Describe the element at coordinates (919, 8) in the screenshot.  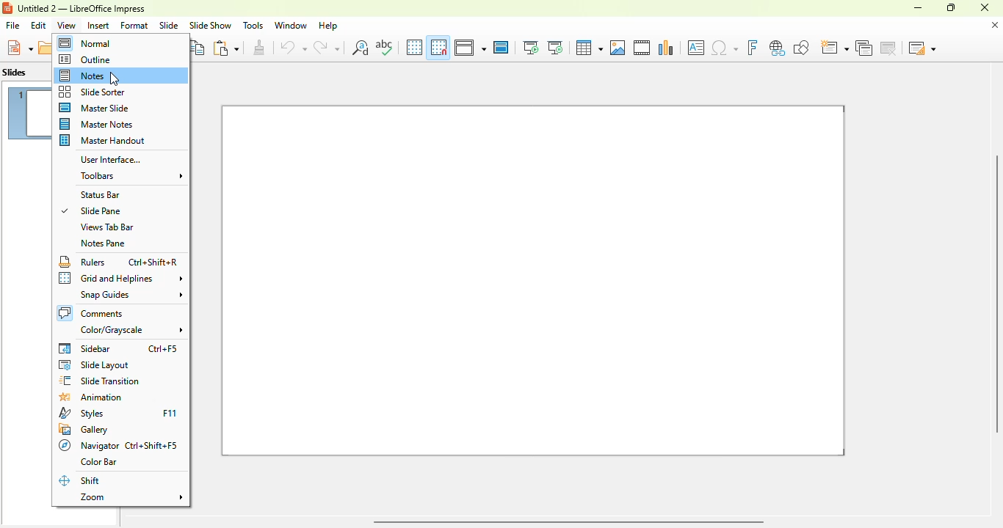
I see `minimize` at that location.